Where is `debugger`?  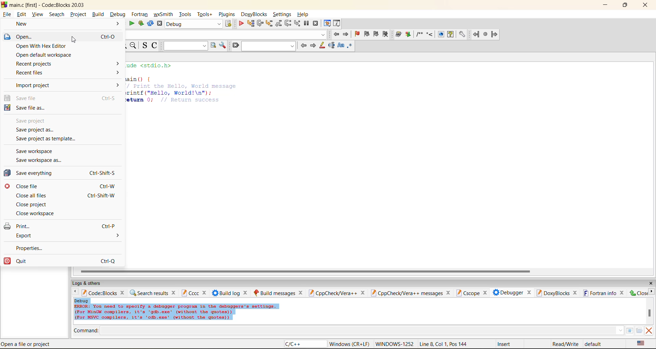
debugger is located at coordinates (508, 292).